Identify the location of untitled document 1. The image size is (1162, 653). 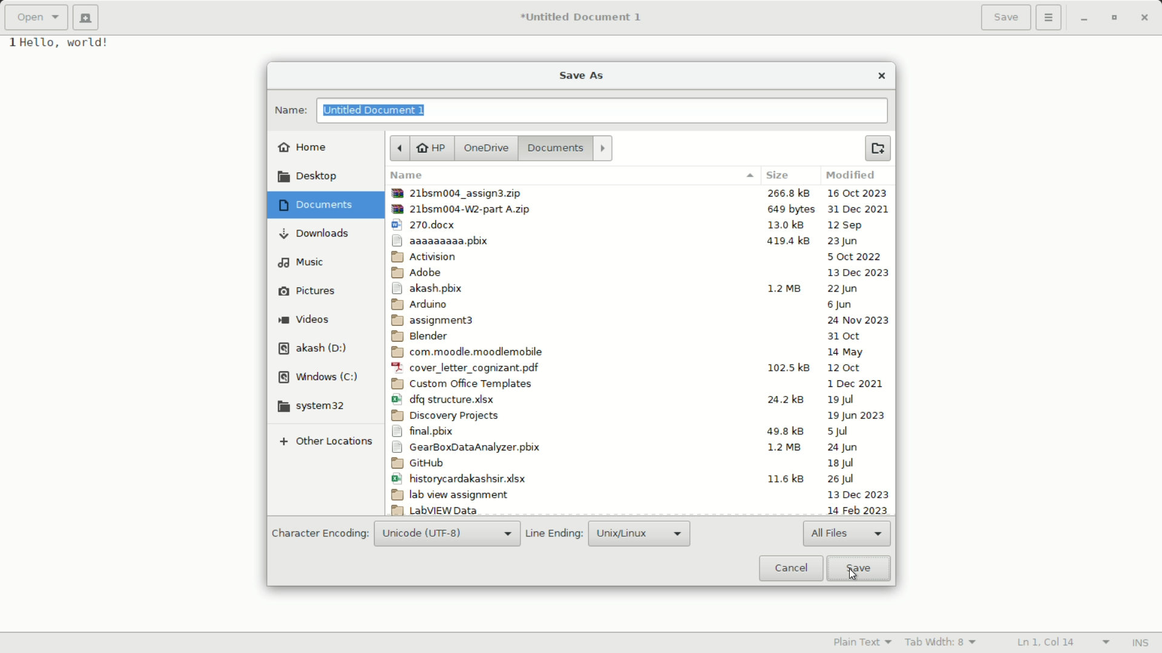
(376, 109).